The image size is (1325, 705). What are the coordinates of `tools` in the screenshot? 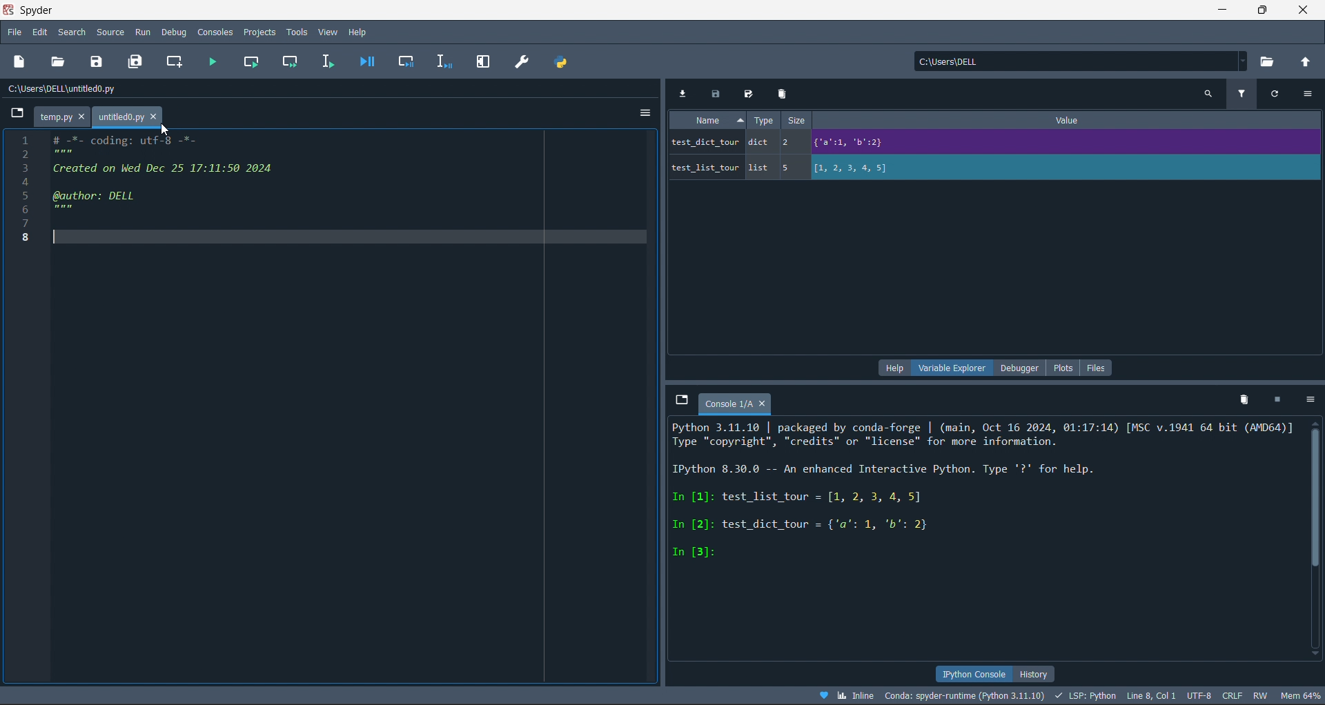 It's located at (297, 32).